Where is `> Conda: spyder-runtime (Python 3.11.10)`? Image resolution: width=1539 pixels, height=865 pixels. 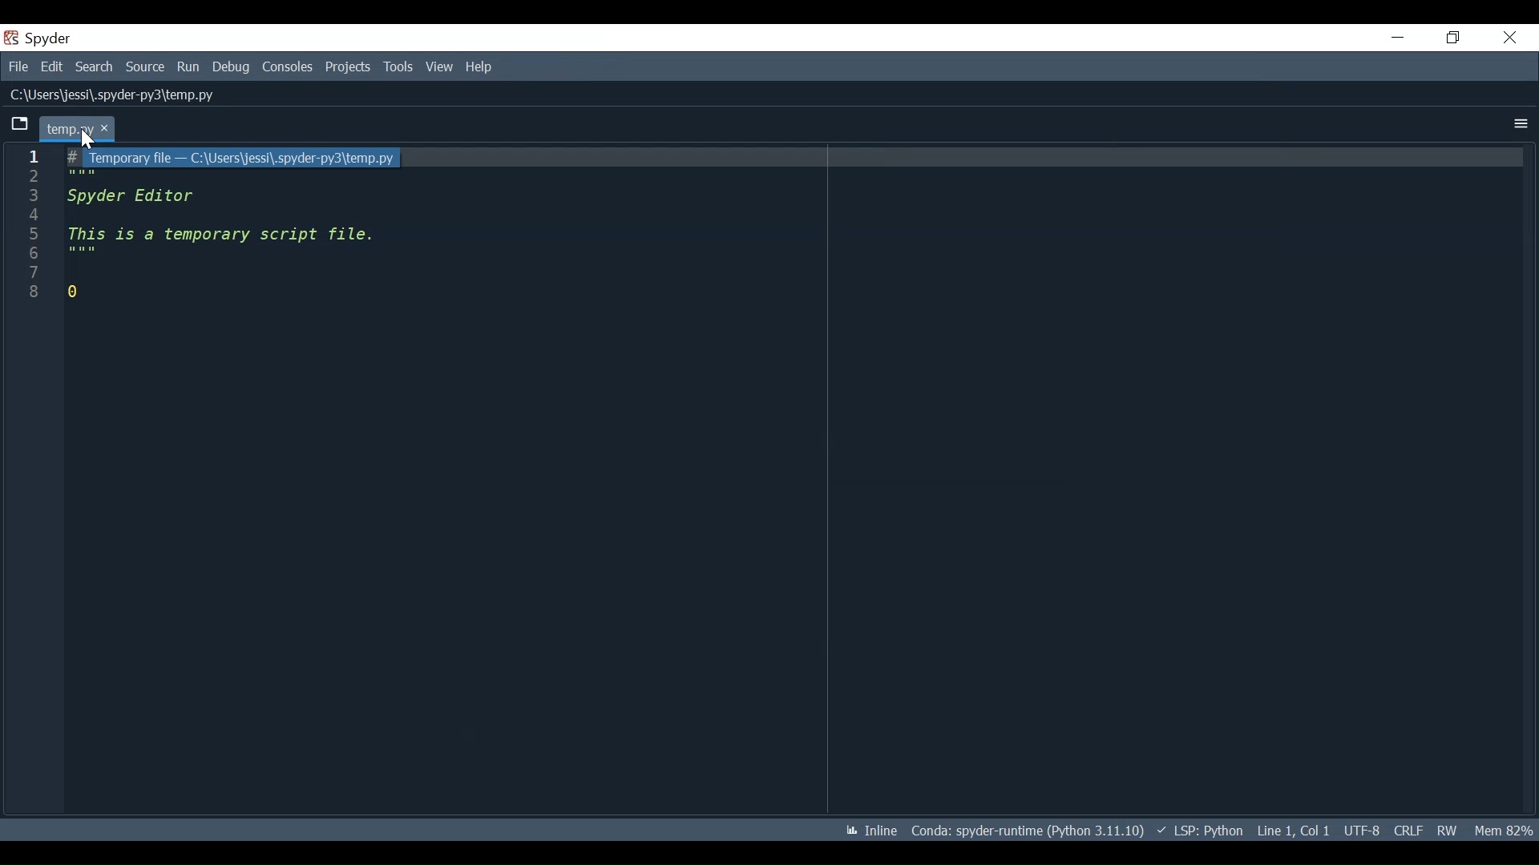 > Conda: spyder-runtime (Python 3.11.10) is located at coordinates (1028, 832).